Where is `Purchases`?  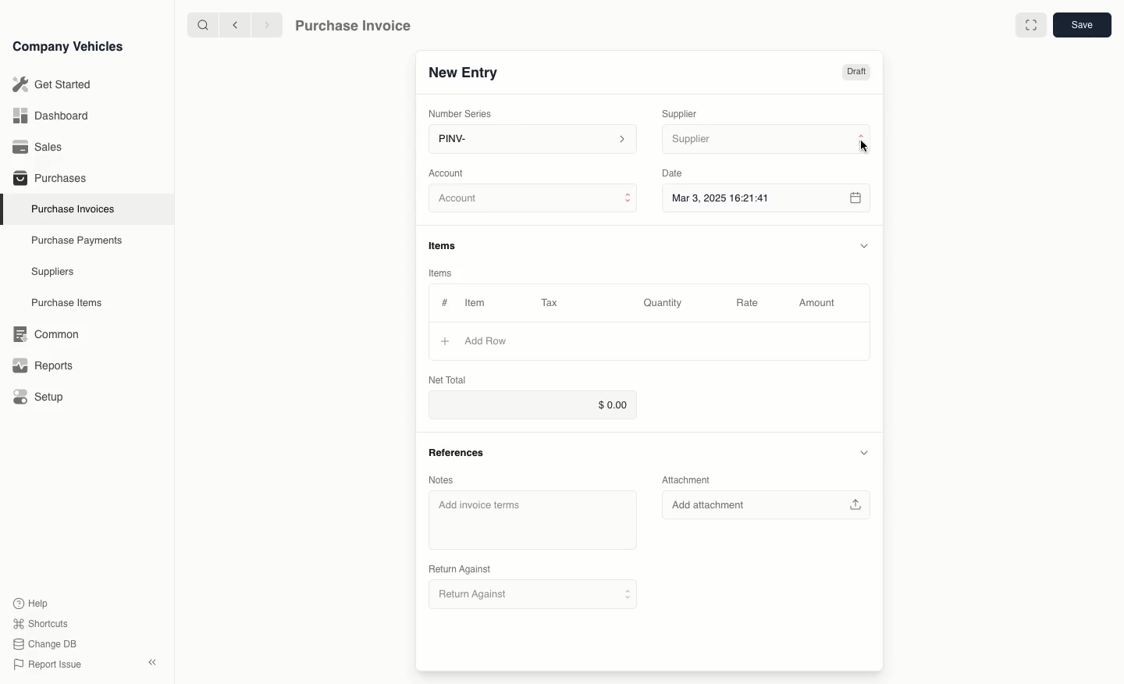
Purchases is located at coordinates (46, 180).